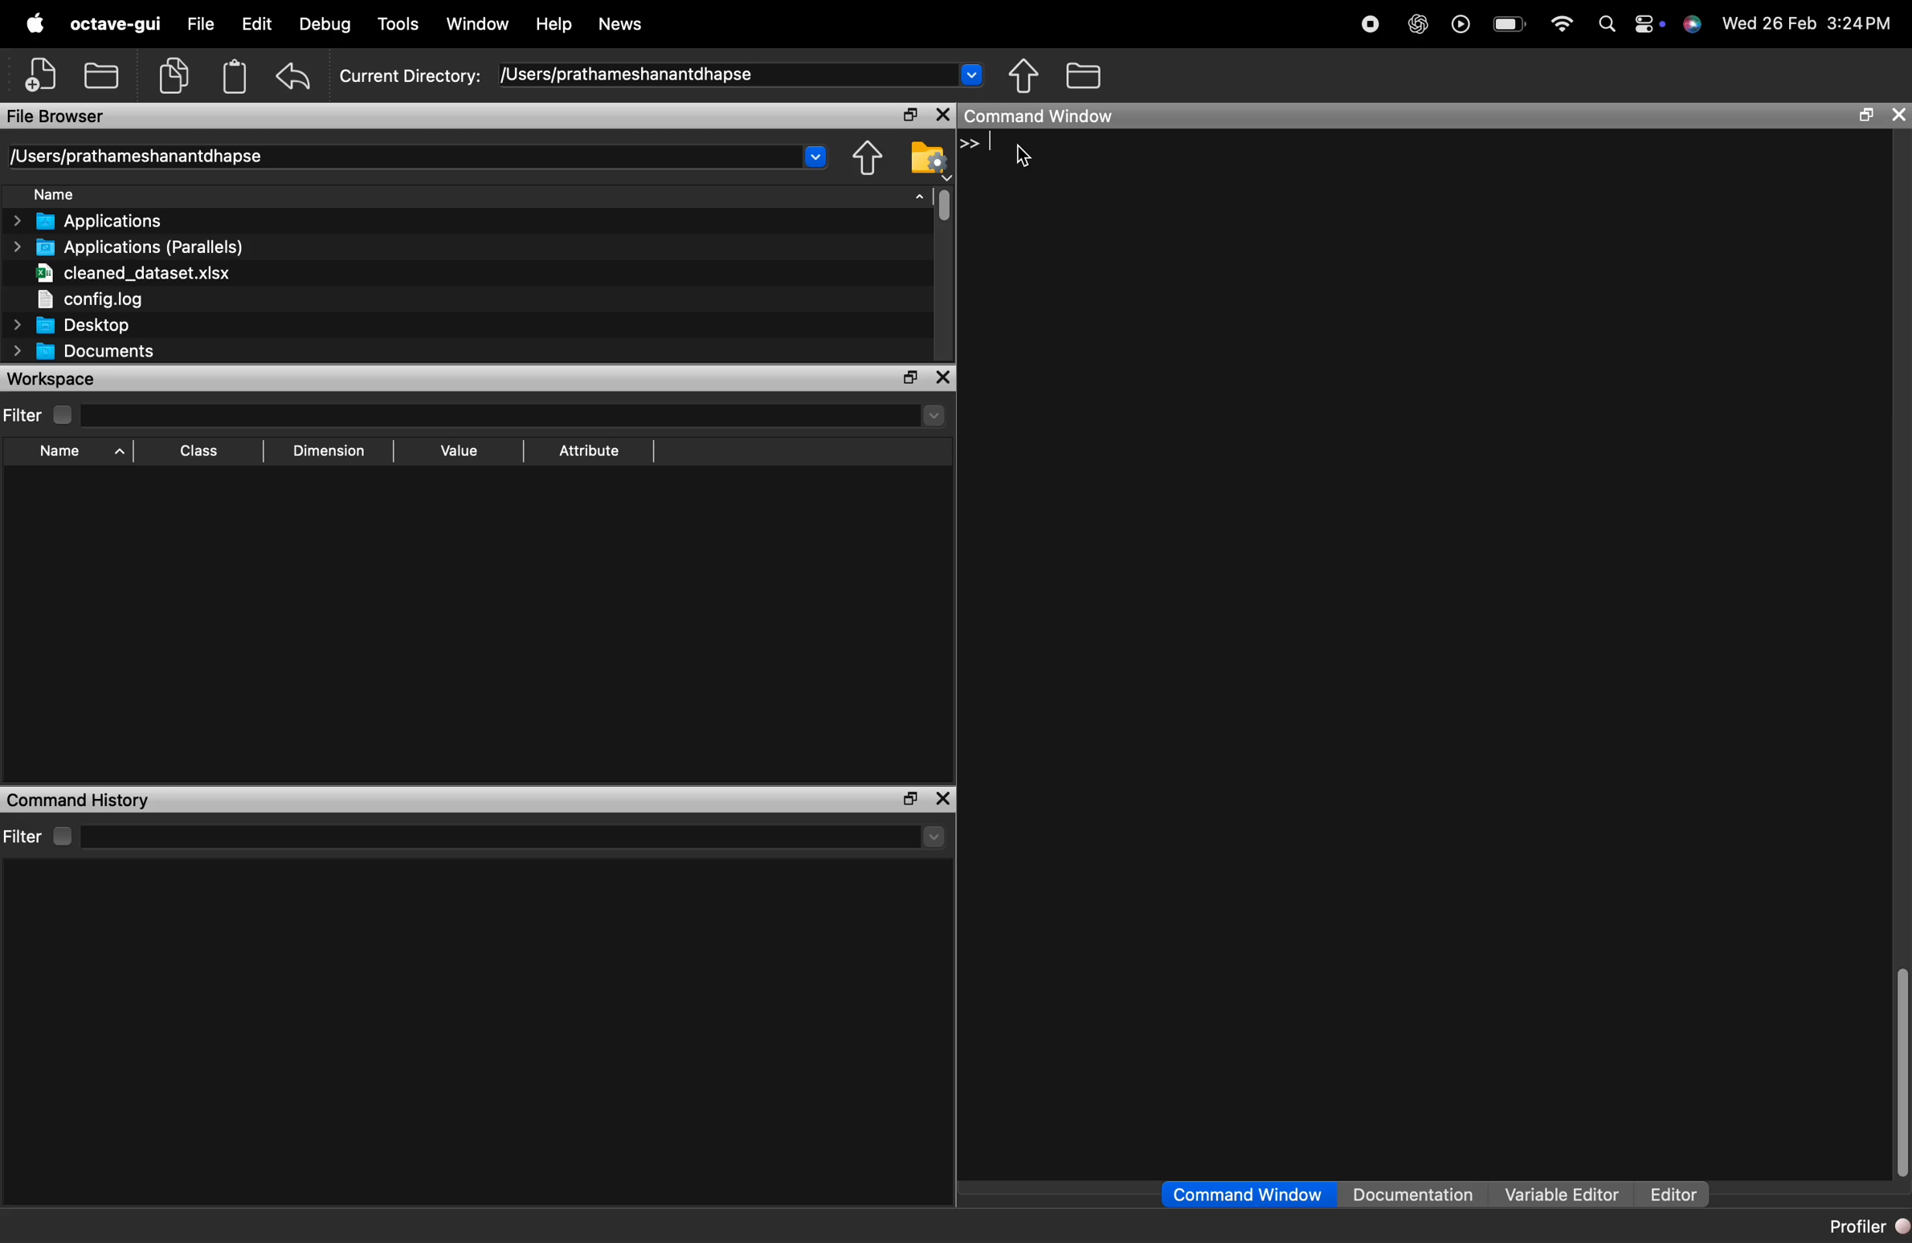 This screenshot has width=1912, height=1243. What do you see at coordinates (68, 452) in the screenshot?
I see `Name ~` at bounding box center [68, 452].